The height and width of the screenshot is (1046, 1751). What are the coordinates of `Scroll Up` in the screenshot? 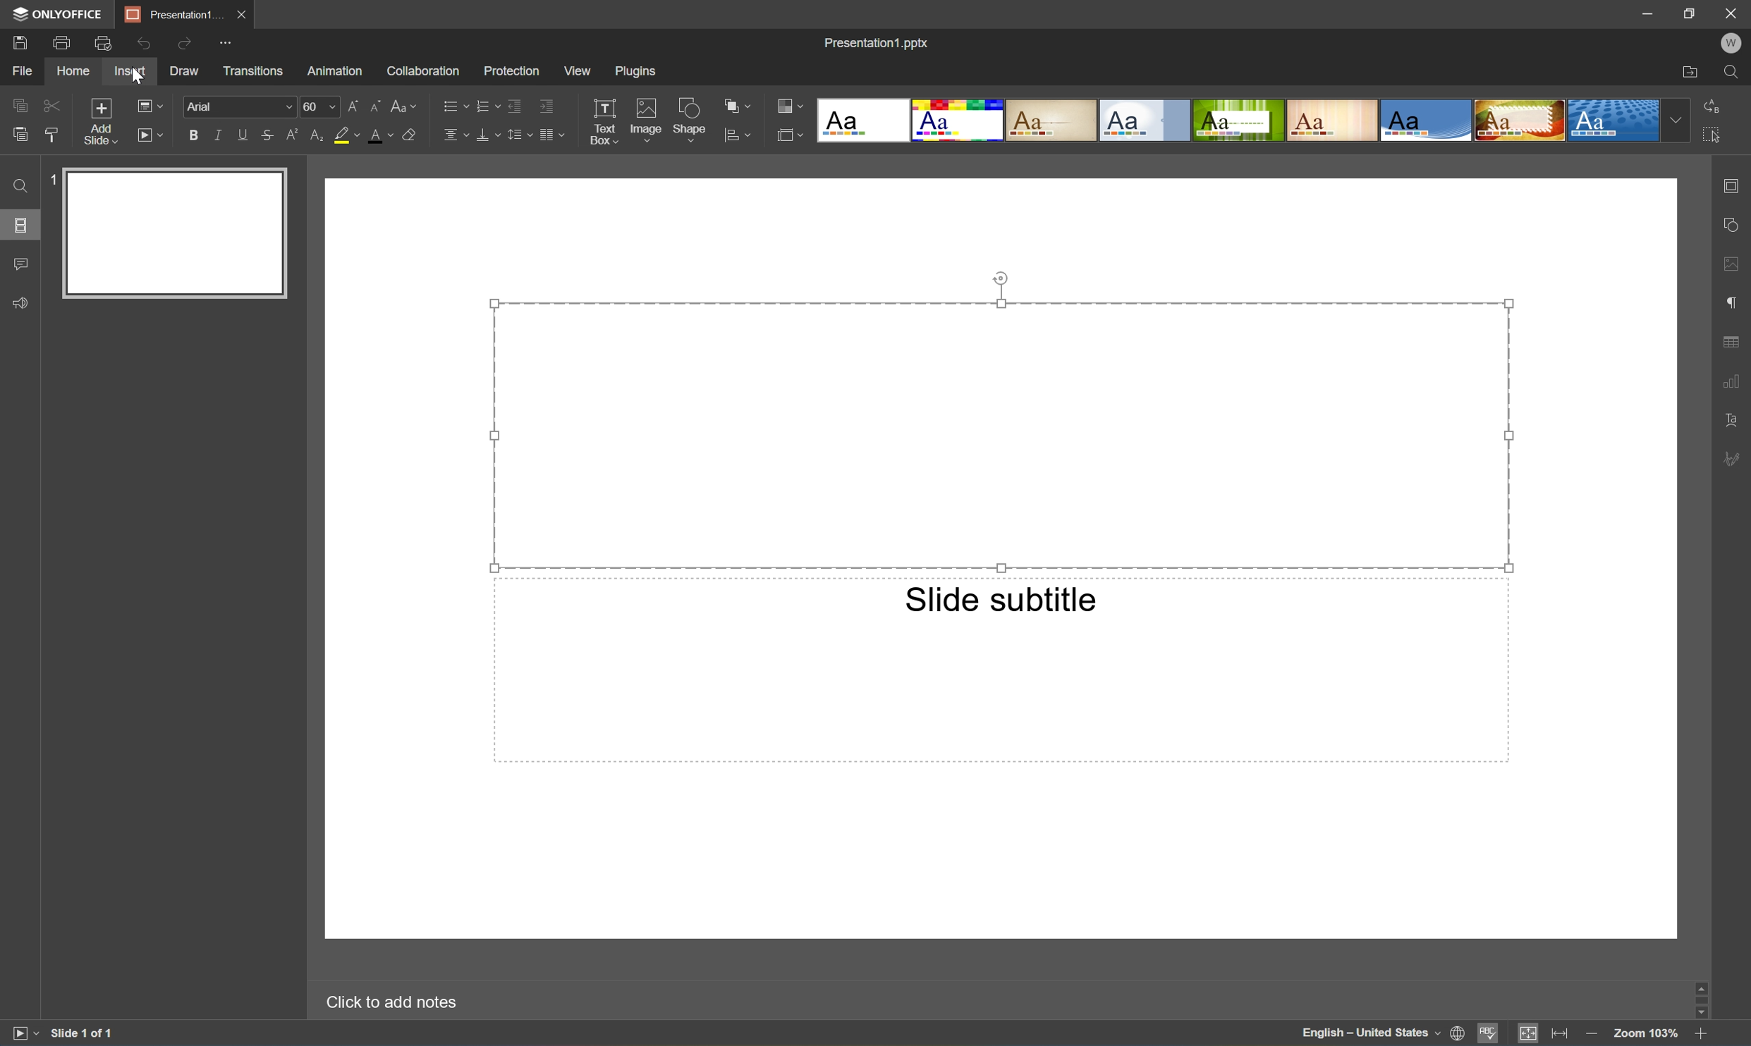 It's located at (1697, 983).